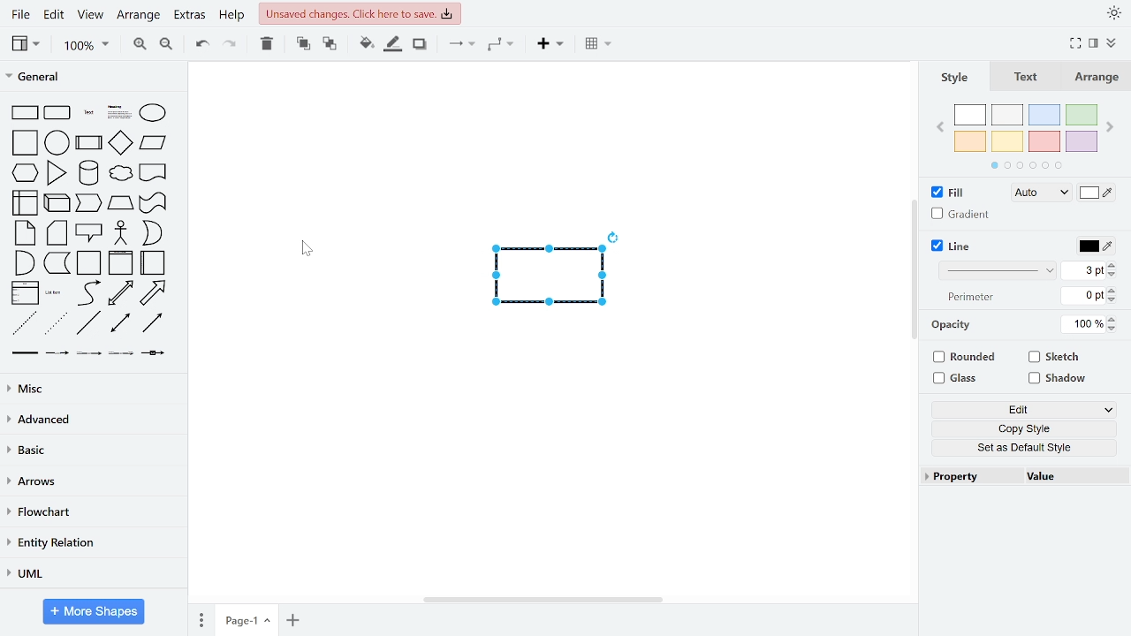  Describe the element at coordinates (1114, 12) in the screenshot. I see `theme` at that location.